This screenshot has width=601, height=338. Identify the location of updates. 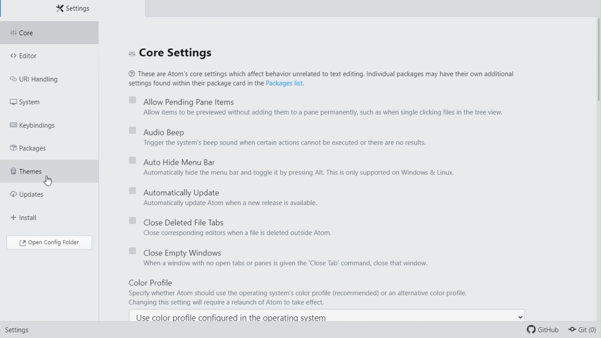
(43, 191).